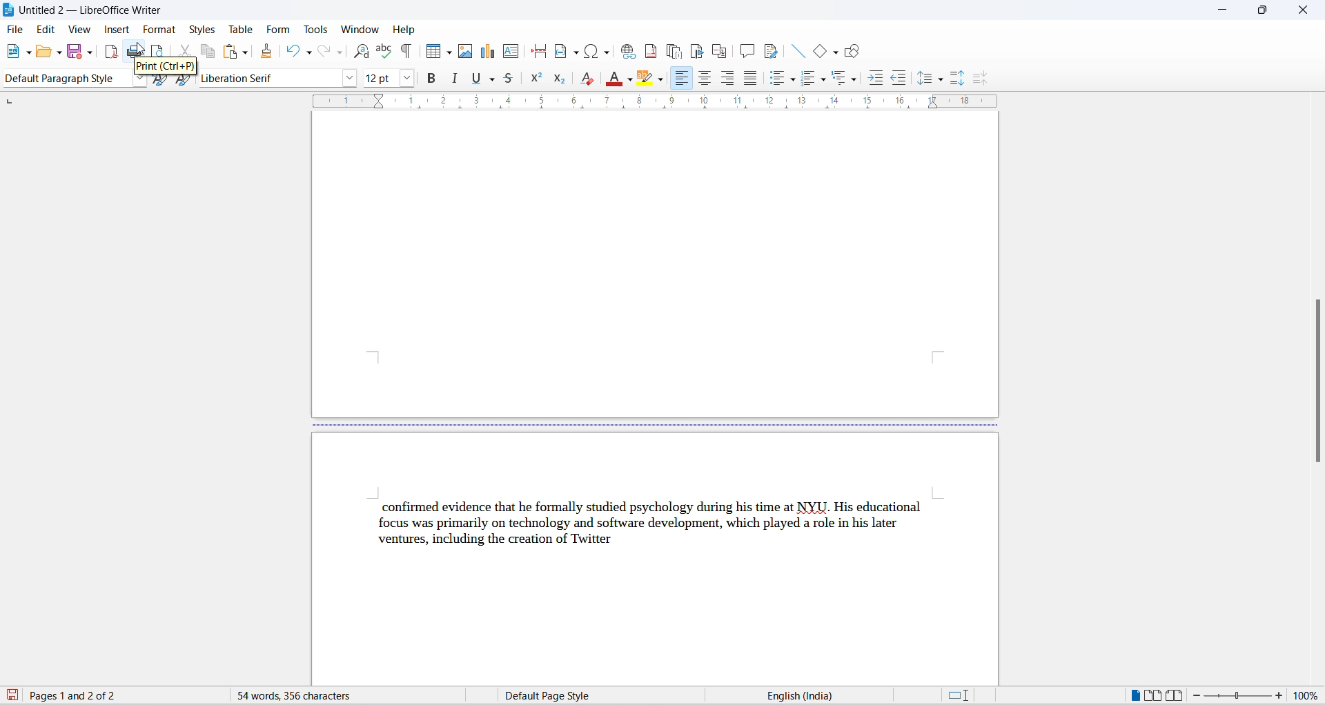 The width and height of the screenshot is (1325, 705). What do you see at coordinates (93, 10) in the screenshot?
I see `file title` at bounding box center [93, 10].